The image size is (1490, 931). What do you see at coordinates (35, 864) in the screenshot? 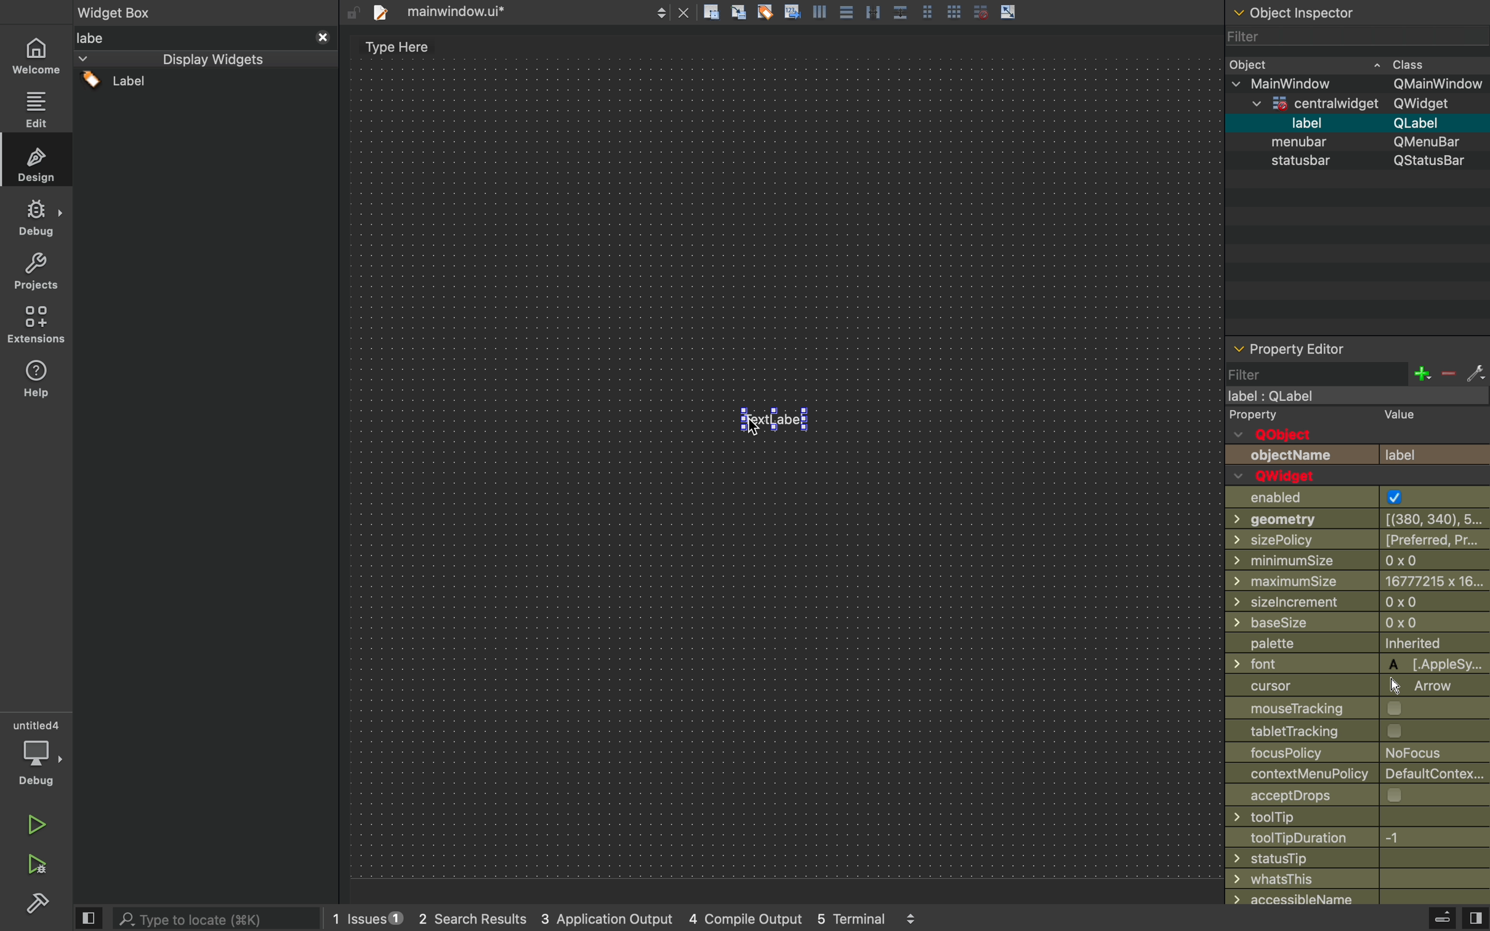
I see `build and run` at bounding box center [35, 864].